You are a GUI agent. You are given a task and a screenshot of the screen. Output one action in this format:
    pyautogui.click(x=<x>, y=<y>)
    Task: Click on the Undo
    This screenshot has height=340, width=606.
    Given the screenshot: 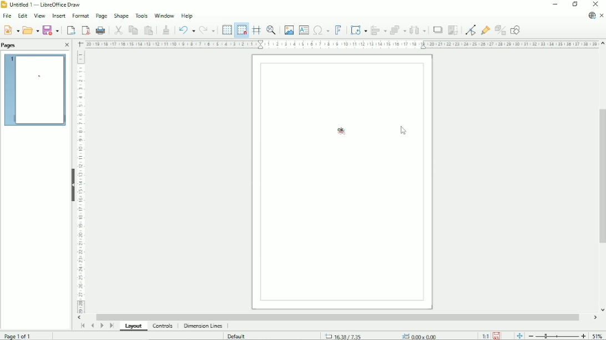 What is the action you would take?
    pyautogui.click(x=185, y=30)
    